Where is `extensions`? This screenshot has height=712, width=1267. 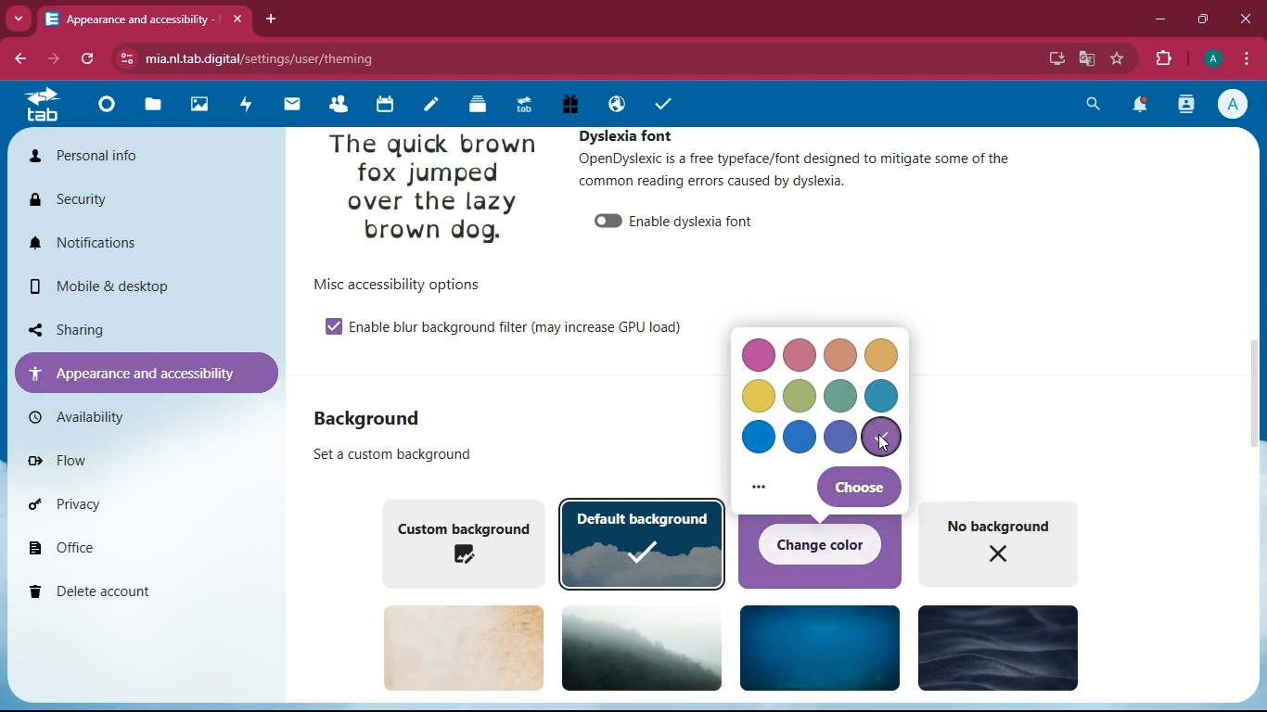
extensions is located at coordinates (1165, 57).